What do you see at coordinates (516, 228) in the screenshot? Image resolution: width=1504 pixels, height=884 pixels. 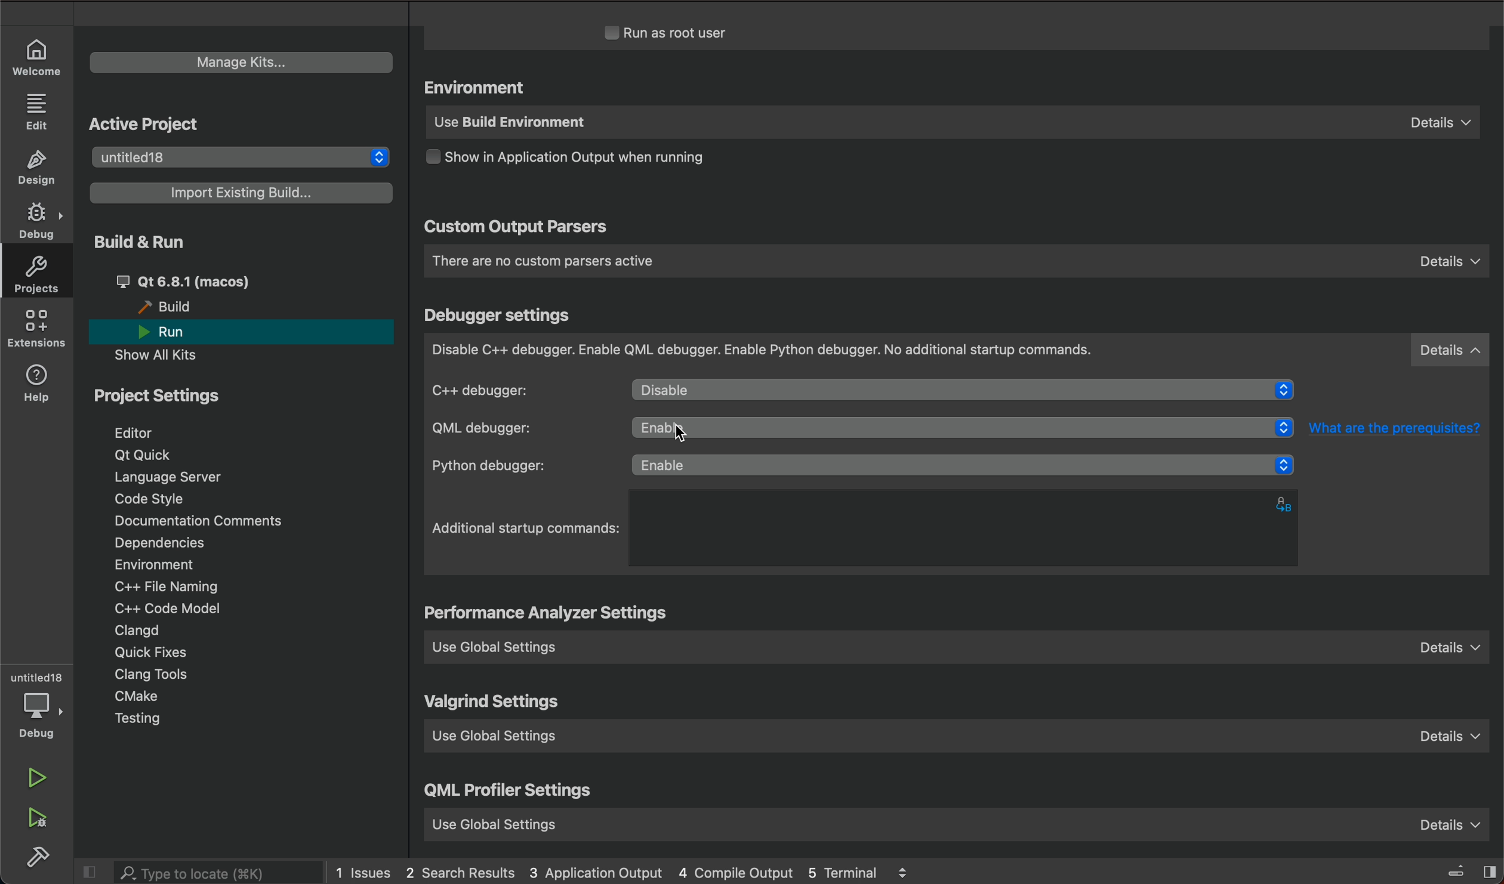 I see `custom` at bounding box center [516, 228].